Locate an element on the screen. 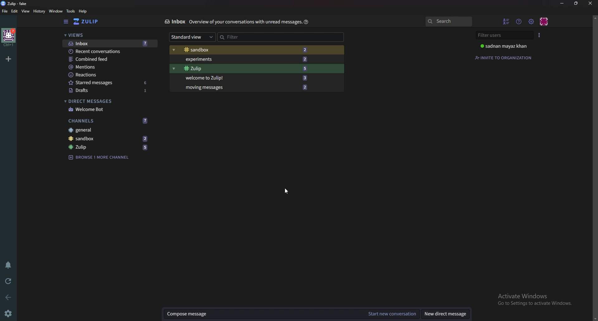 The width and height of the screenshot is (598, 321). direct messages is located at coordinates (109, 101).